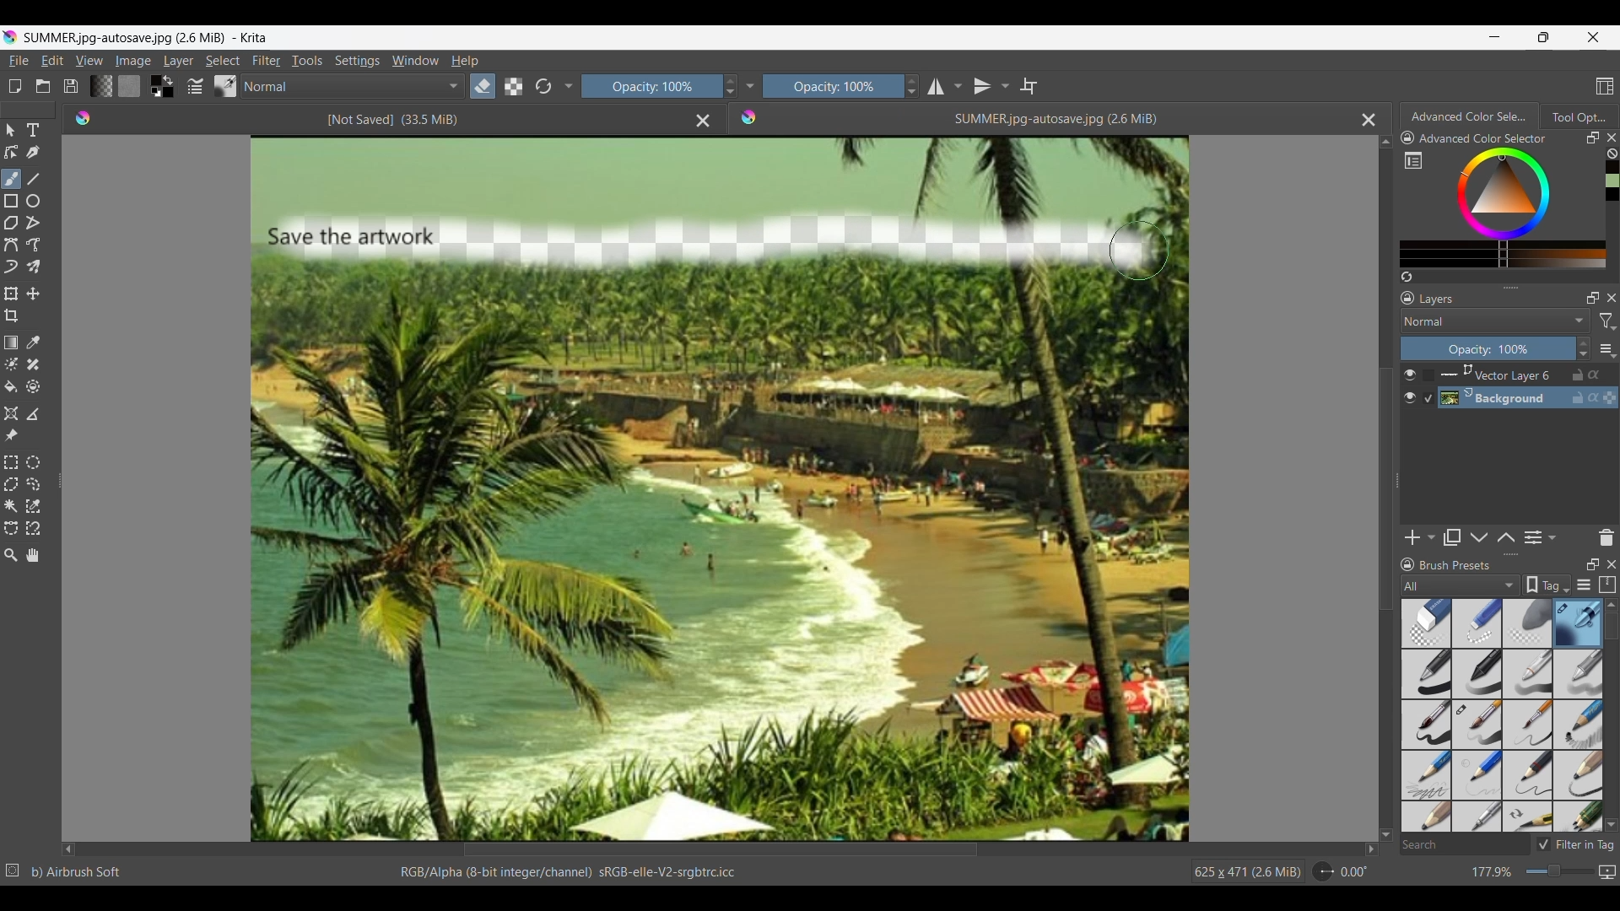  Describe the element at coordinates (358, 61) in the screenshot. I see `Settings` at that location.